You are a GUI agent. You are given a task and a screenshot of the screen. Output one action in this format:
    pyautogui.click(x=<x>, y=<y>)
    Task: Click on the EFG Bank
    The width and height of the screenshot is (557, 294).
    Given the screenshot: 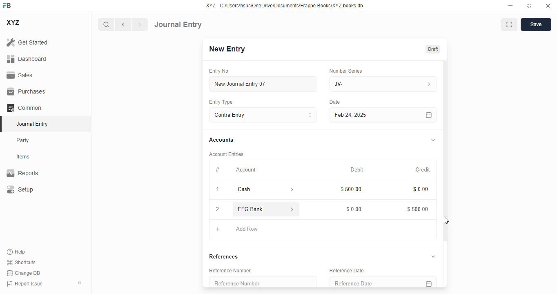 What is the action you would take?
    pyautogui.click(x=254, y=209)
    